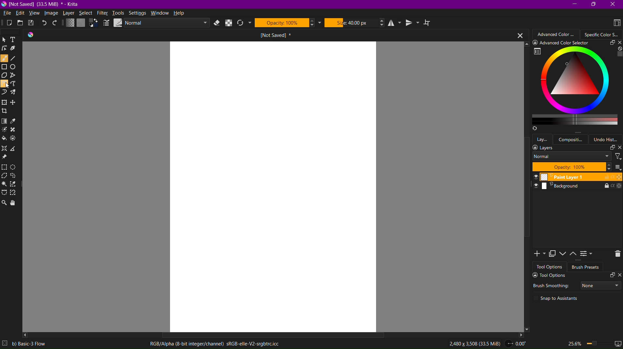 The width and height of the screenshot is (623, 349). Describe the element at coordinates (217, 23) in the screenshot. I see `Set Eraser Mode` at that location.